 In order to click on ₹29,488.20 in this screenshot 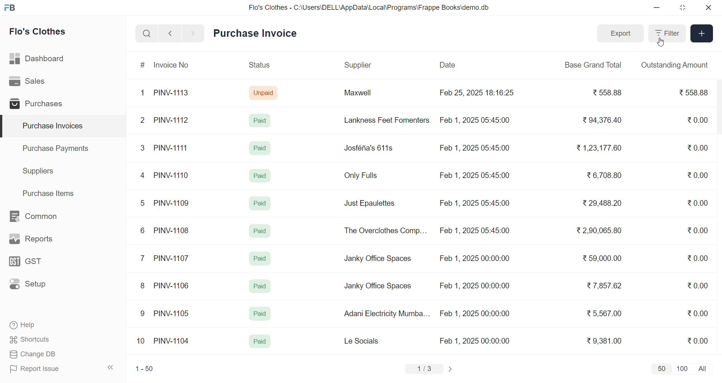, I will do `click(600, 203)`.